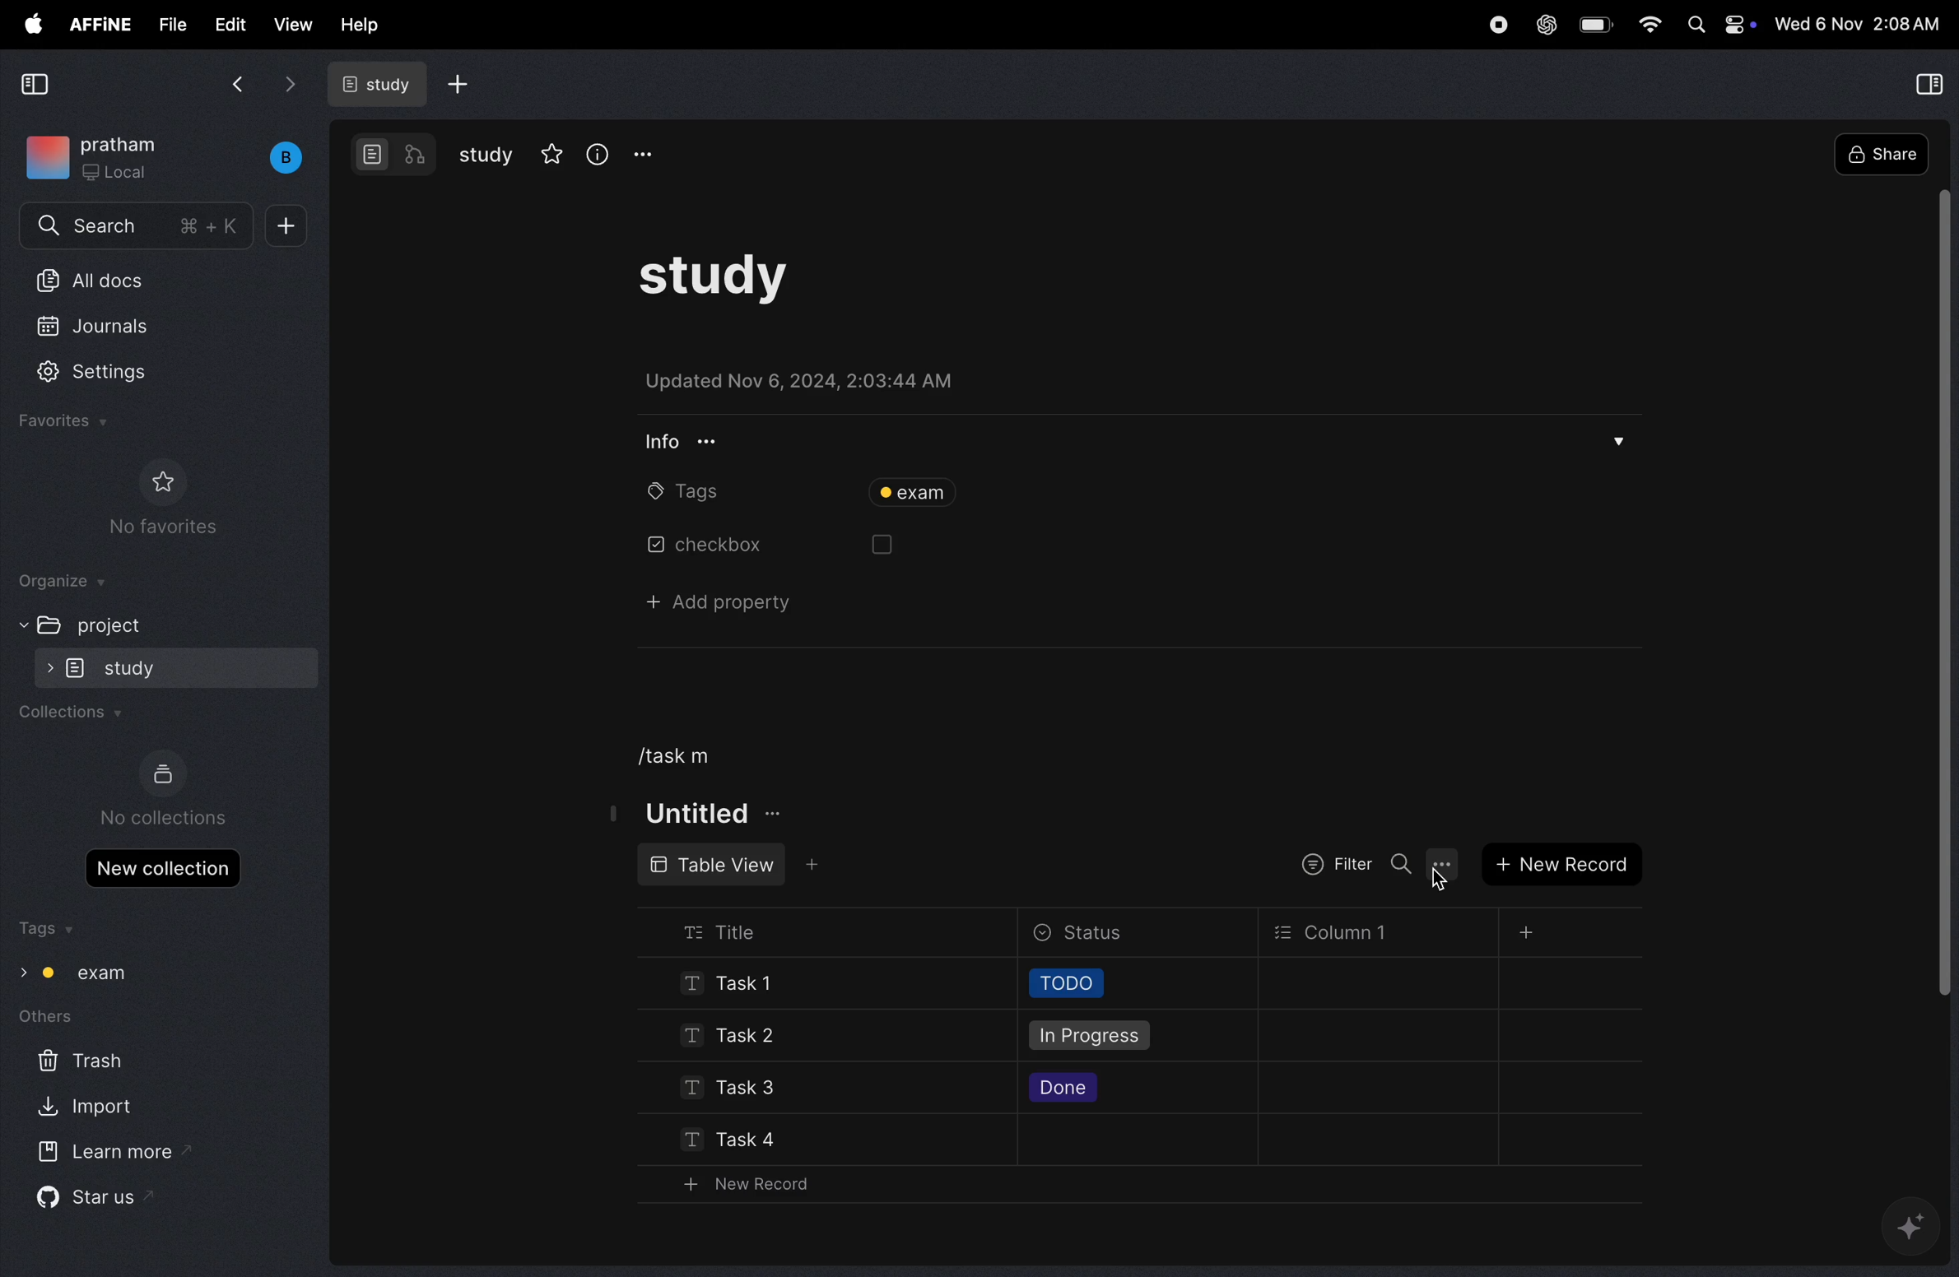  Describe the element at coordinates (113, 326) in the screenshot. I see `jornals` at that location.